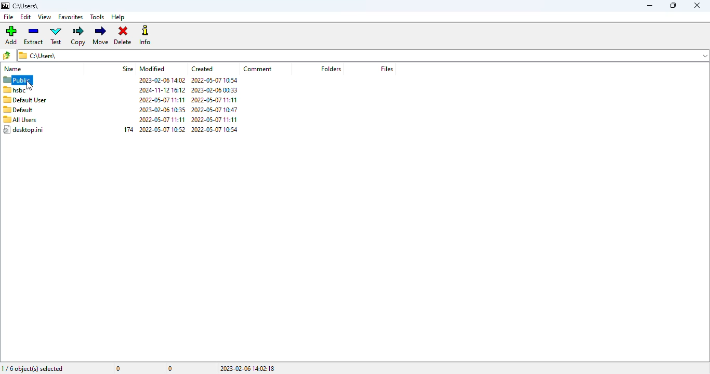 The width and height of the screenshot is (710, 374). Describe the element at coordinates (159, 119) in the screenshot. I see `2022-05-07 11:11` at that location.